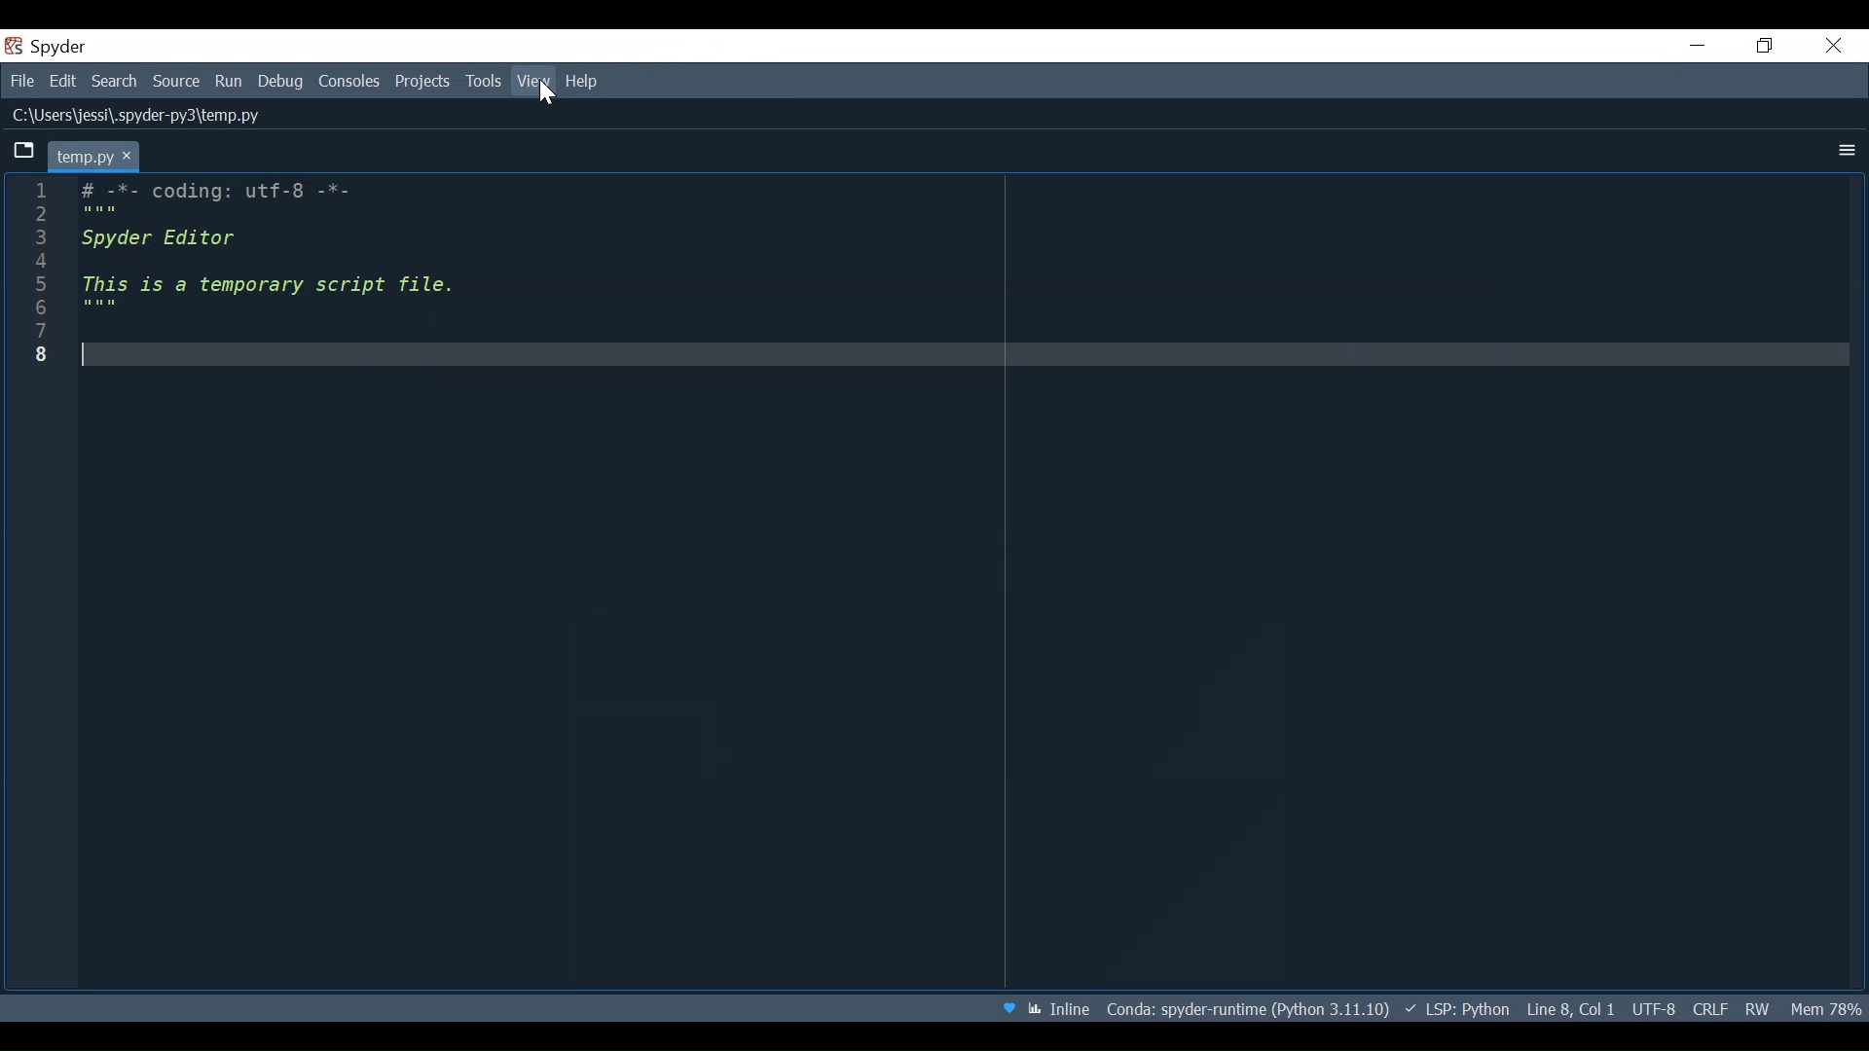 This screenshot has height=1051, width=1869. What do you see at coordinates (62, 46) in the screenshot?
I see `Spyder` at bounding box center [62, 46].